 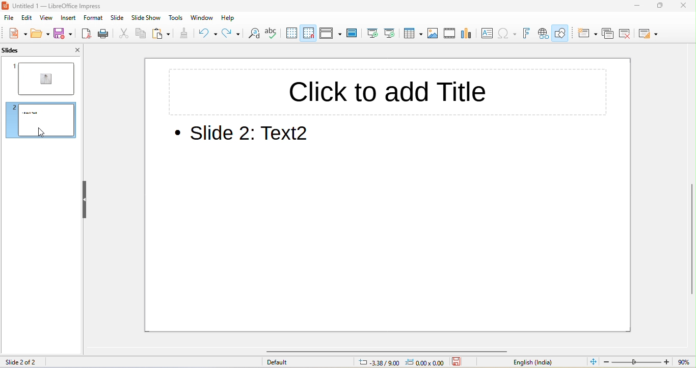 I want to click on display grid, so click(x=293, y=34).